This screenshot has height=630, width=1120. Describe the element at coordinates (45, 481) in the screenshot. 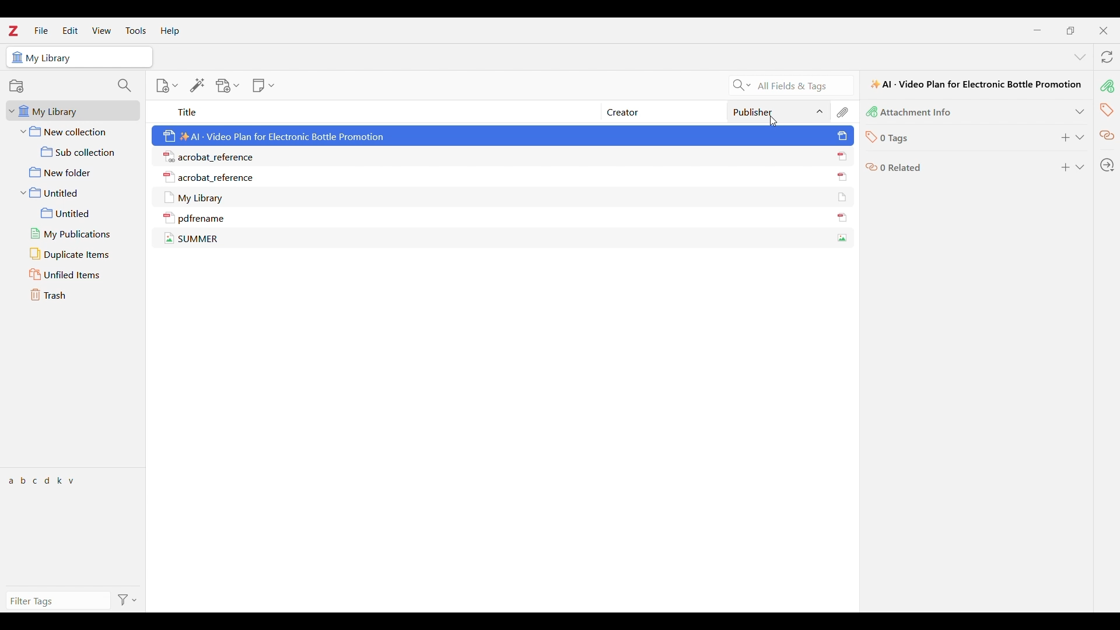

I see `a b c d k y v` at that location.